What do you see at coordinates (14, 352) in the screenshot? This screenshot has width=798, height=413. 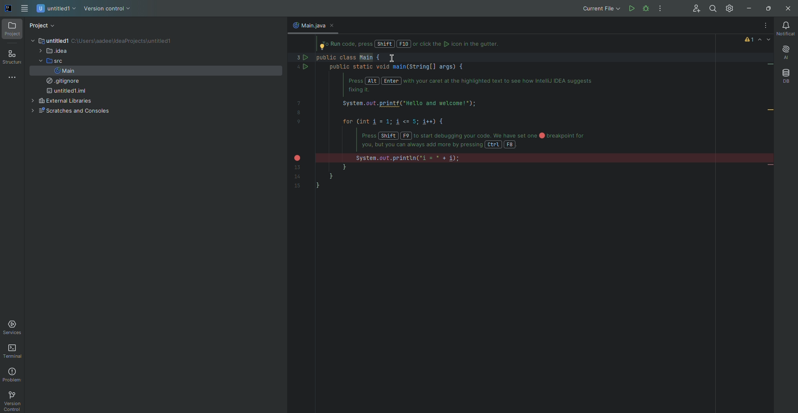 I see `Terminal` at bounding box center [14, 352].